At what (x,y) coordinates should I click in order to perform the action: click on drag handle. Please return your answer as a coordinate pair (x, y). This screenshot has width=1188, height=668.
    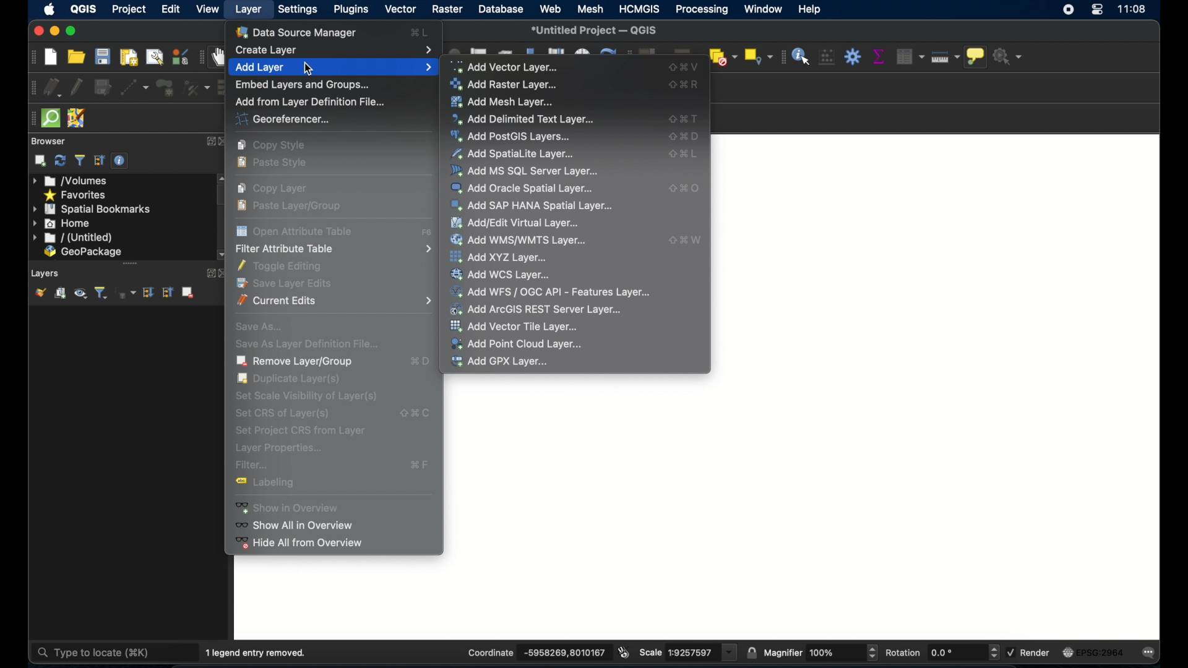
    Looking at the image, I should click on (28, 118).